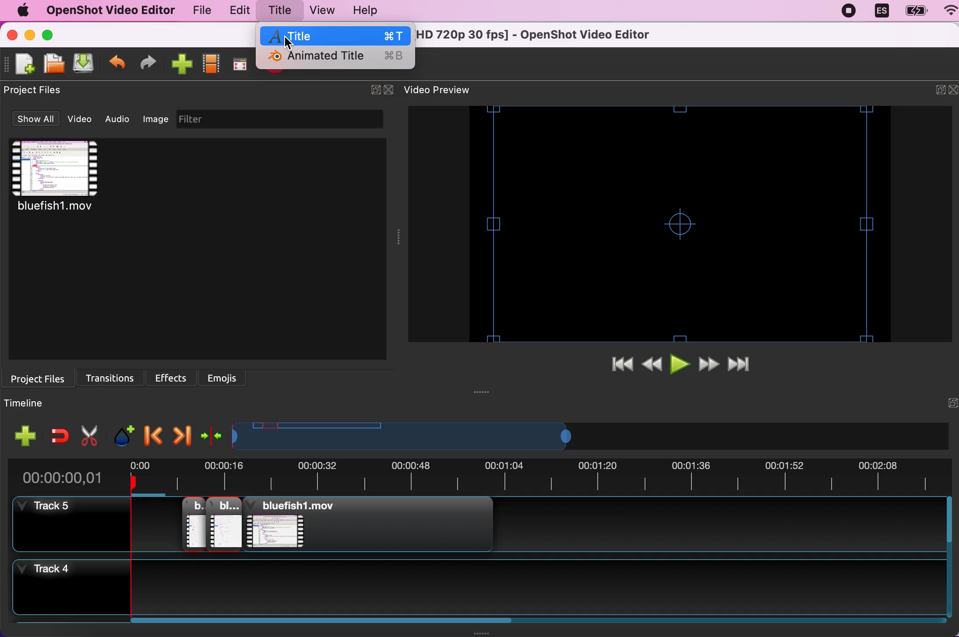 This screenshot has width=959, height=637. I want to click on import file, so click(180, 65).